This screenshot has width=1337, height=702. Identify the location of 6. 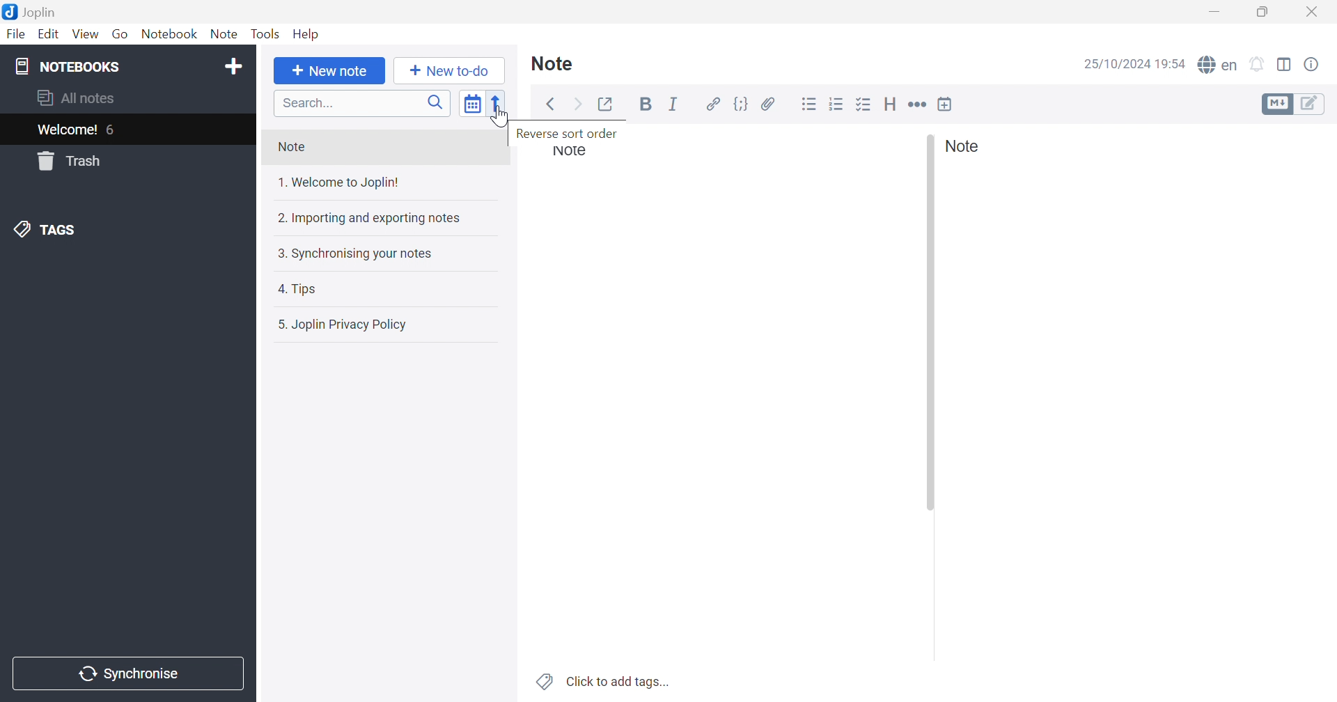
(114, 131).